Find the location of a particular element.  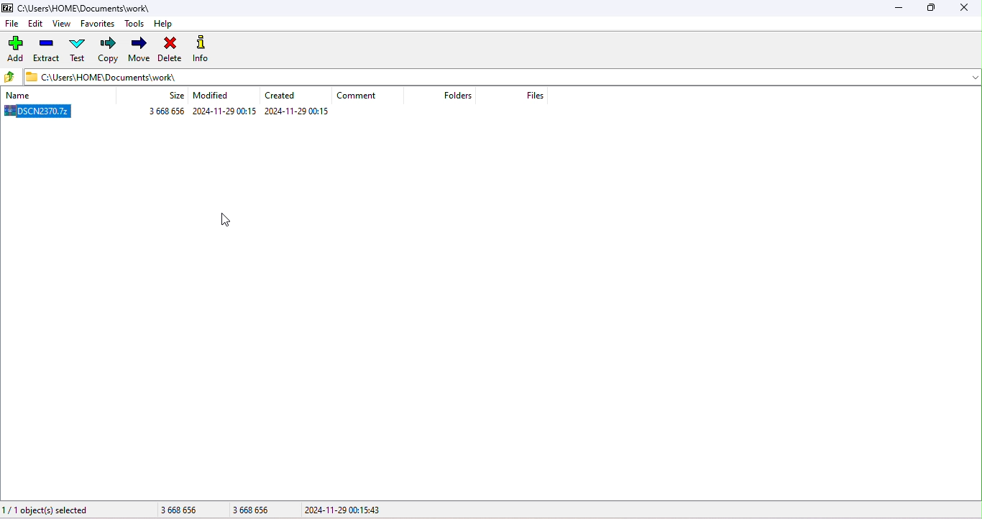

edit is located at coordinates (36, 24).